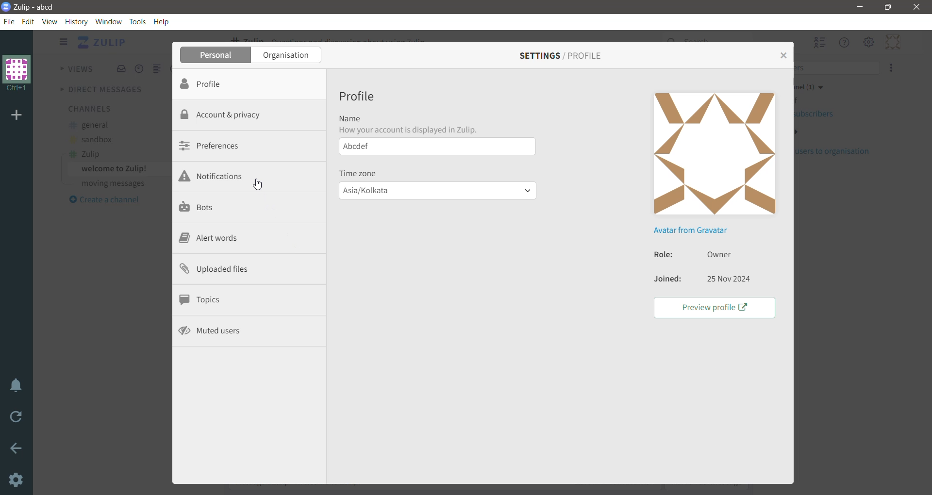 Image resolution: width=932 pixels, height=495 pixels. Describe the element at coordinates (688, 230) in the screenshot. I see `Click to set new avatar from Gravatar` at that location.